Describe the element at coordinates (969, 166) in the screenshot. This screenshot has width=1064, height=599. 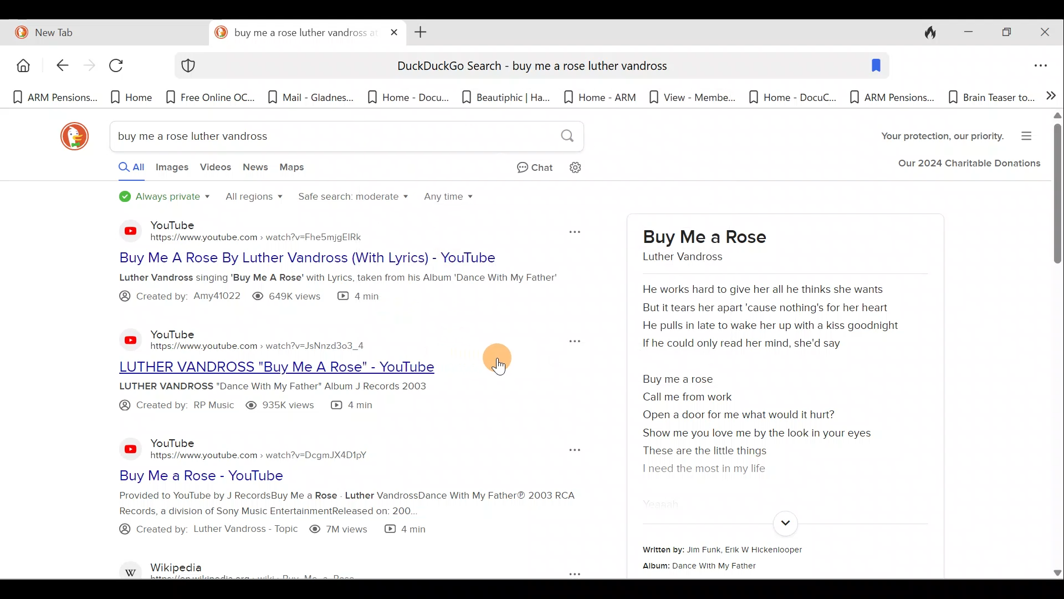
I see `Our 2024 Charitable Donations` at that location.